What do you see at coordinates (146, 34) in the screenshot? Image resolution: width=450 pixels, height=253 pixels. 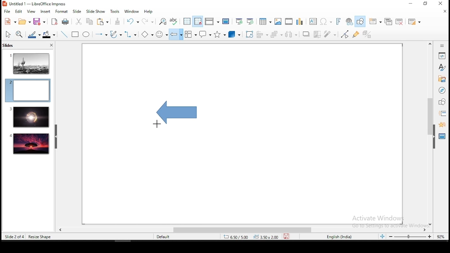 I see `basic shapes` at bounding box center [146, 34].